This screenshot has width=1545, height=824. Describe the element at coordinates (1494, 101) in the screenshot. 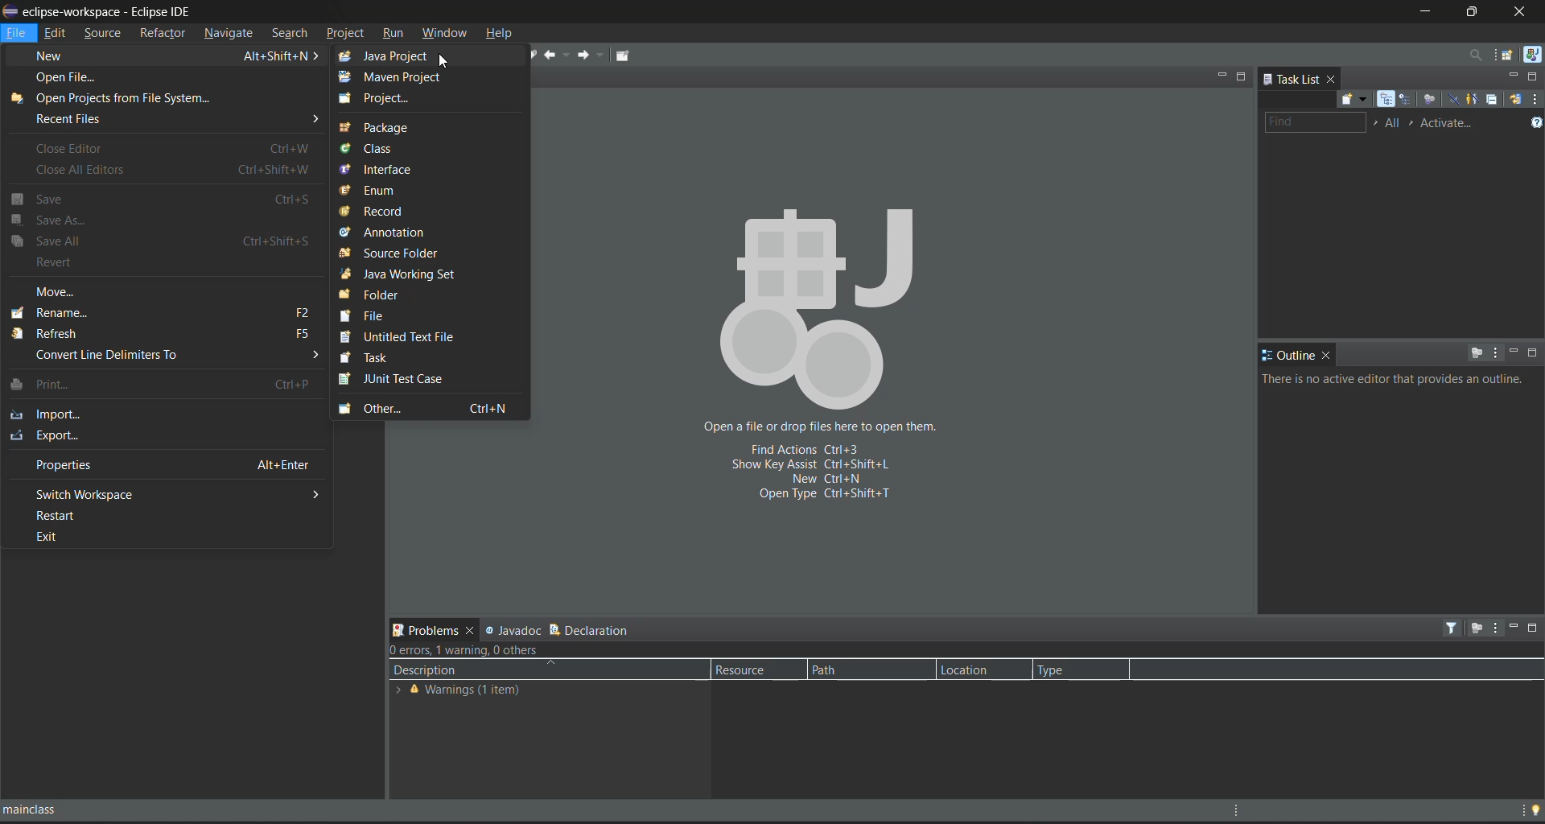

I see `collapse all` at that location.